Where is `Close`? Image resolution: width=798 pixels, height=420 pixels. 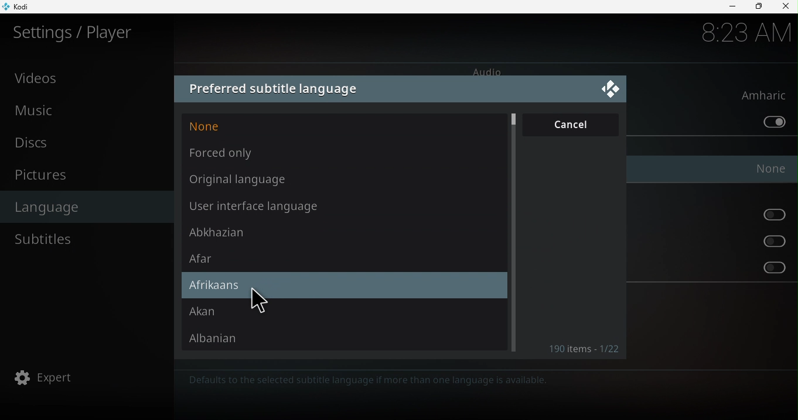 Close is located at coordinates (610, 87).